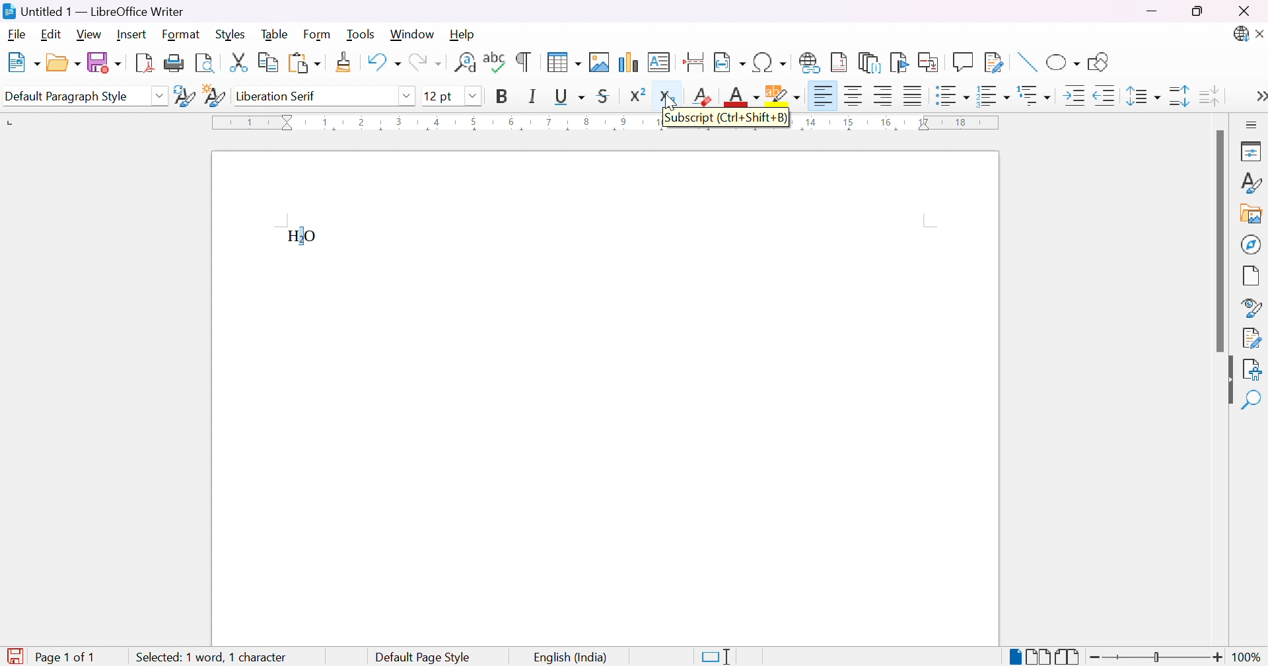 Image resolution: width=1268 pixels, height=666 pixels. What do you see at coordinates (206, 63) in the screenshot?
I see `Toggle print preview` at bounding box center [206, 63].